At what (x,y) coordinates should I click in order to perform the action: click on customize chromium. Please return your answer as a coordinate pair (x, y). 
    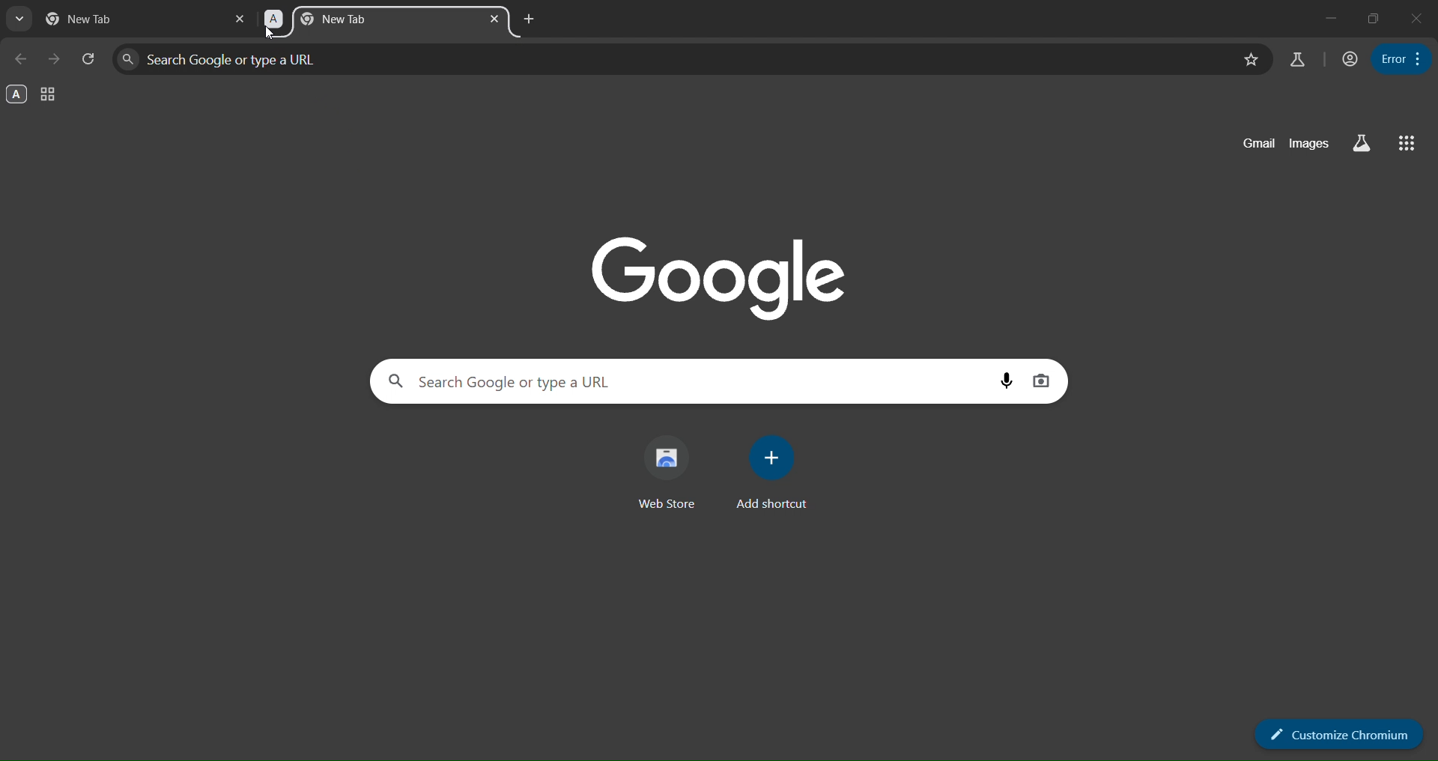
    Looking at the image, I should click on (1340, 733).